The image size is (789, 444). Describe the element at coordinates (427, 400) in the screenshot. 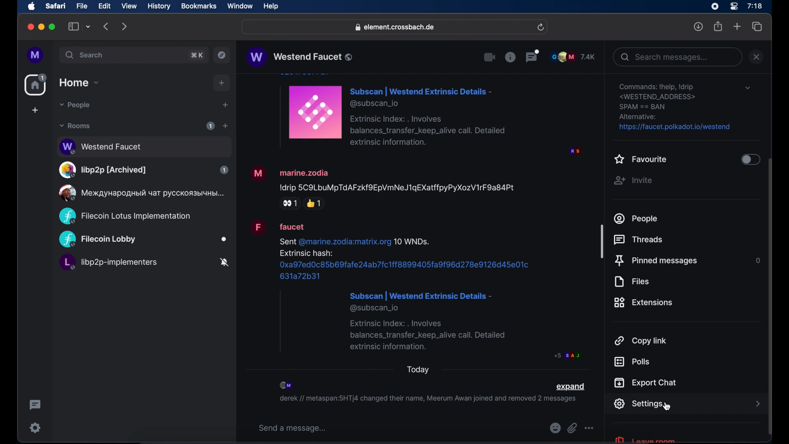

I see `room notification` at that location.